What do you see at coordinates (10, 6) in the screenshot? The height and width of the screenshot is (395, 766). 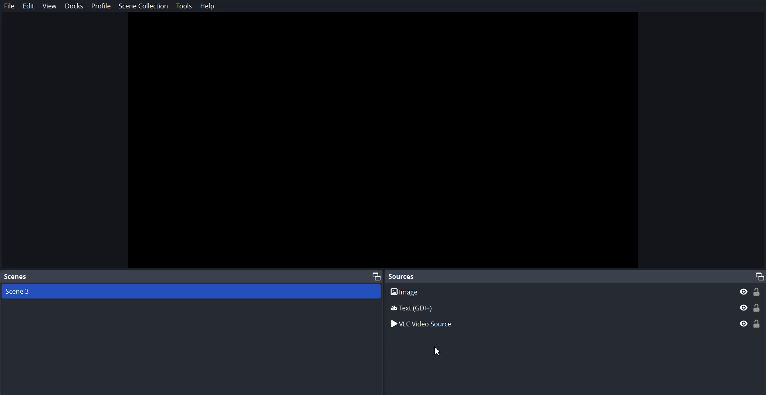 I see `File` at bounding box center [10, 6].